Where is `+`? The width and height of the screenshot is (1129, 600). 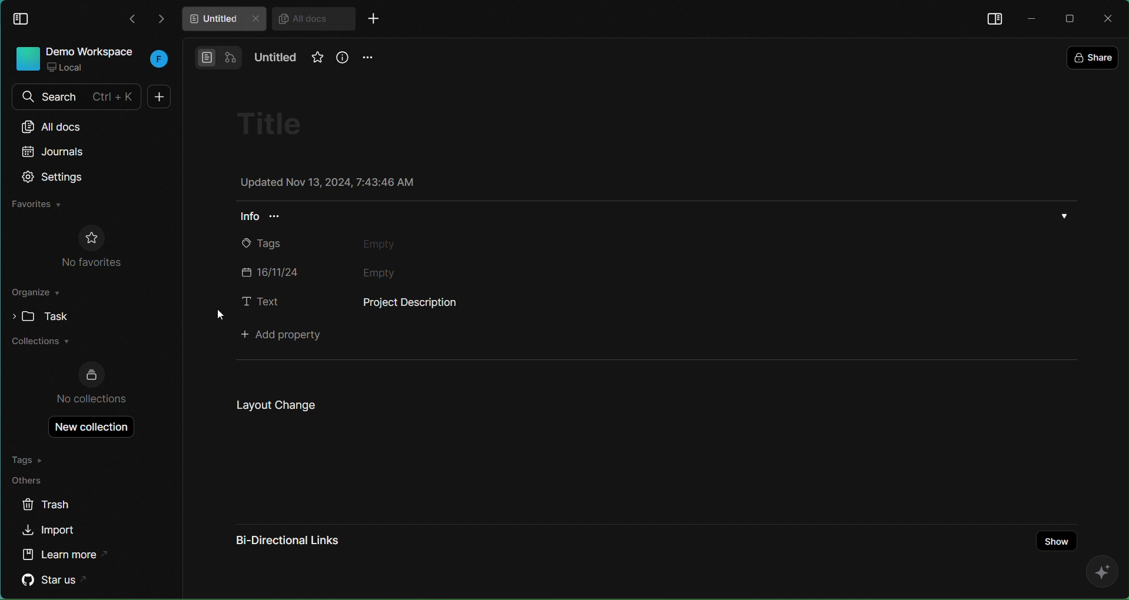
+ is located at coordinates (378, 20).